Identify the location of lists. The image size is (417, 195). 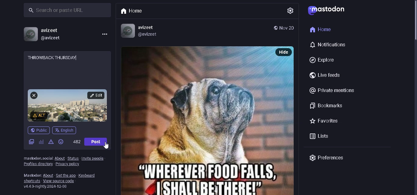
(324, 137).